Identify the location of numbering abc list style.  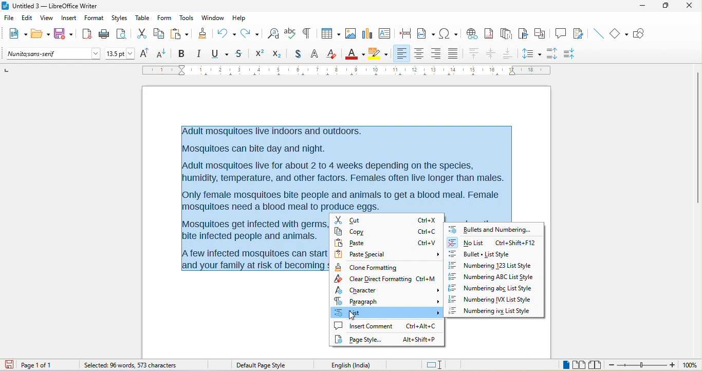
(498, 289).